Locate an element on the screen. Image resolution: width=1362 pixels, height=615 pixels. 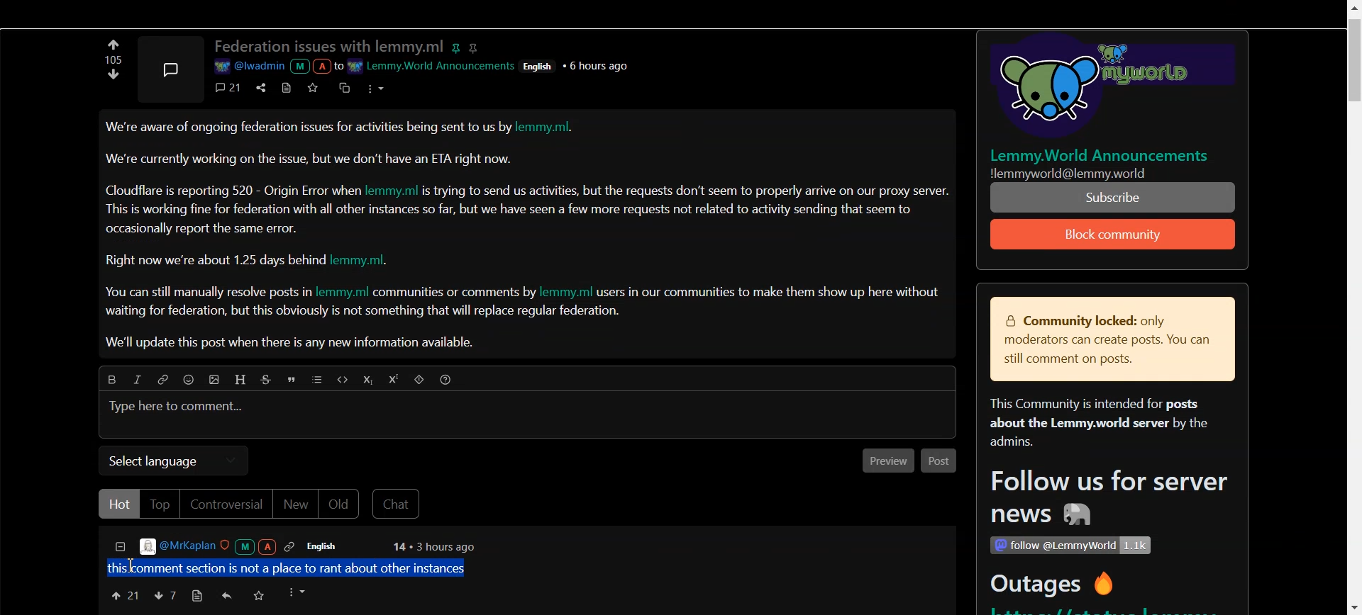
This Community is intended for posts
about the Lemmy.world server by the
admins. is located at coordinates (1092, 424).